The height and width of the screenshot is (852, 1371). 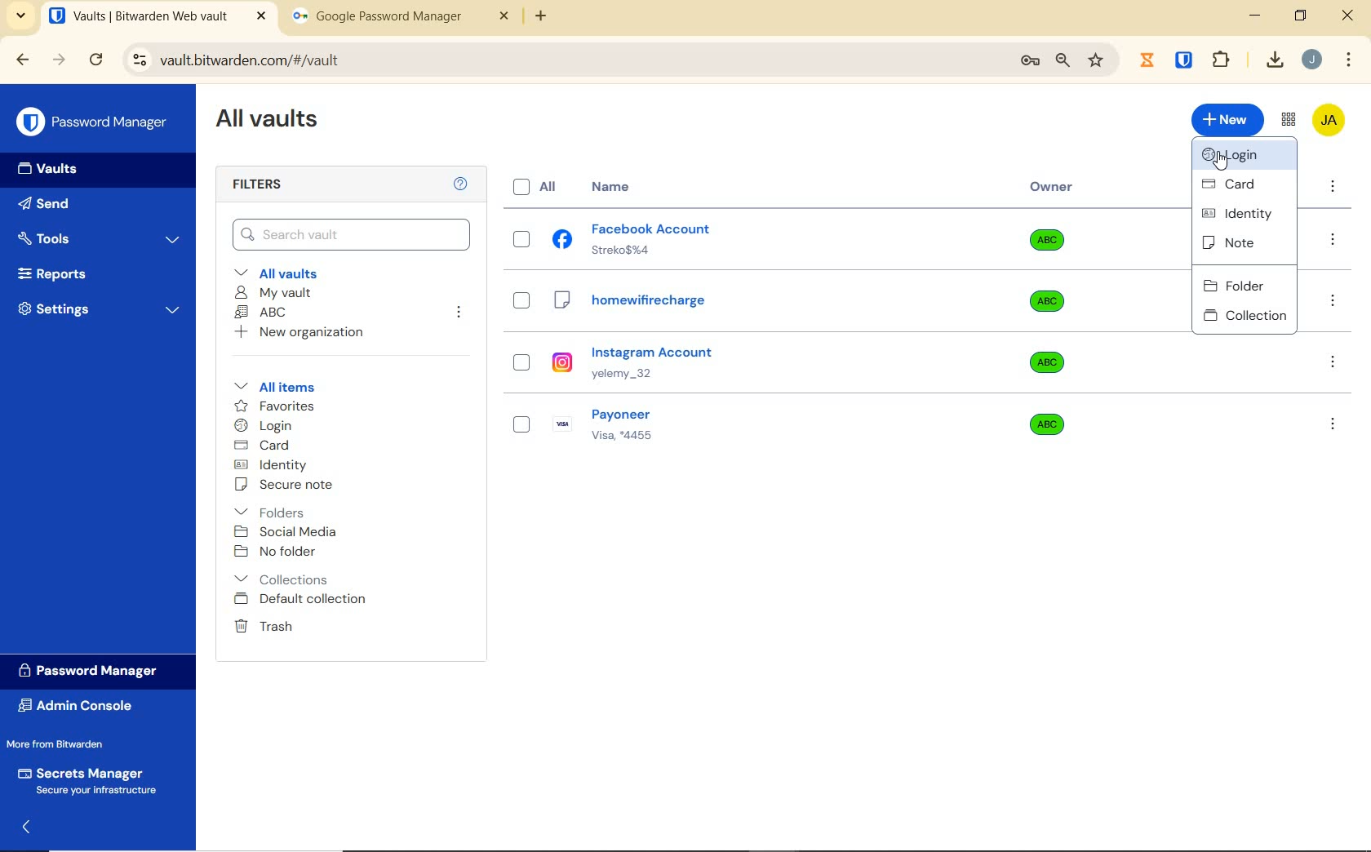 What do you see at coordinates (80, 708) in the screenshot?
I see `Admin Console` at bounding box center [80, 708].